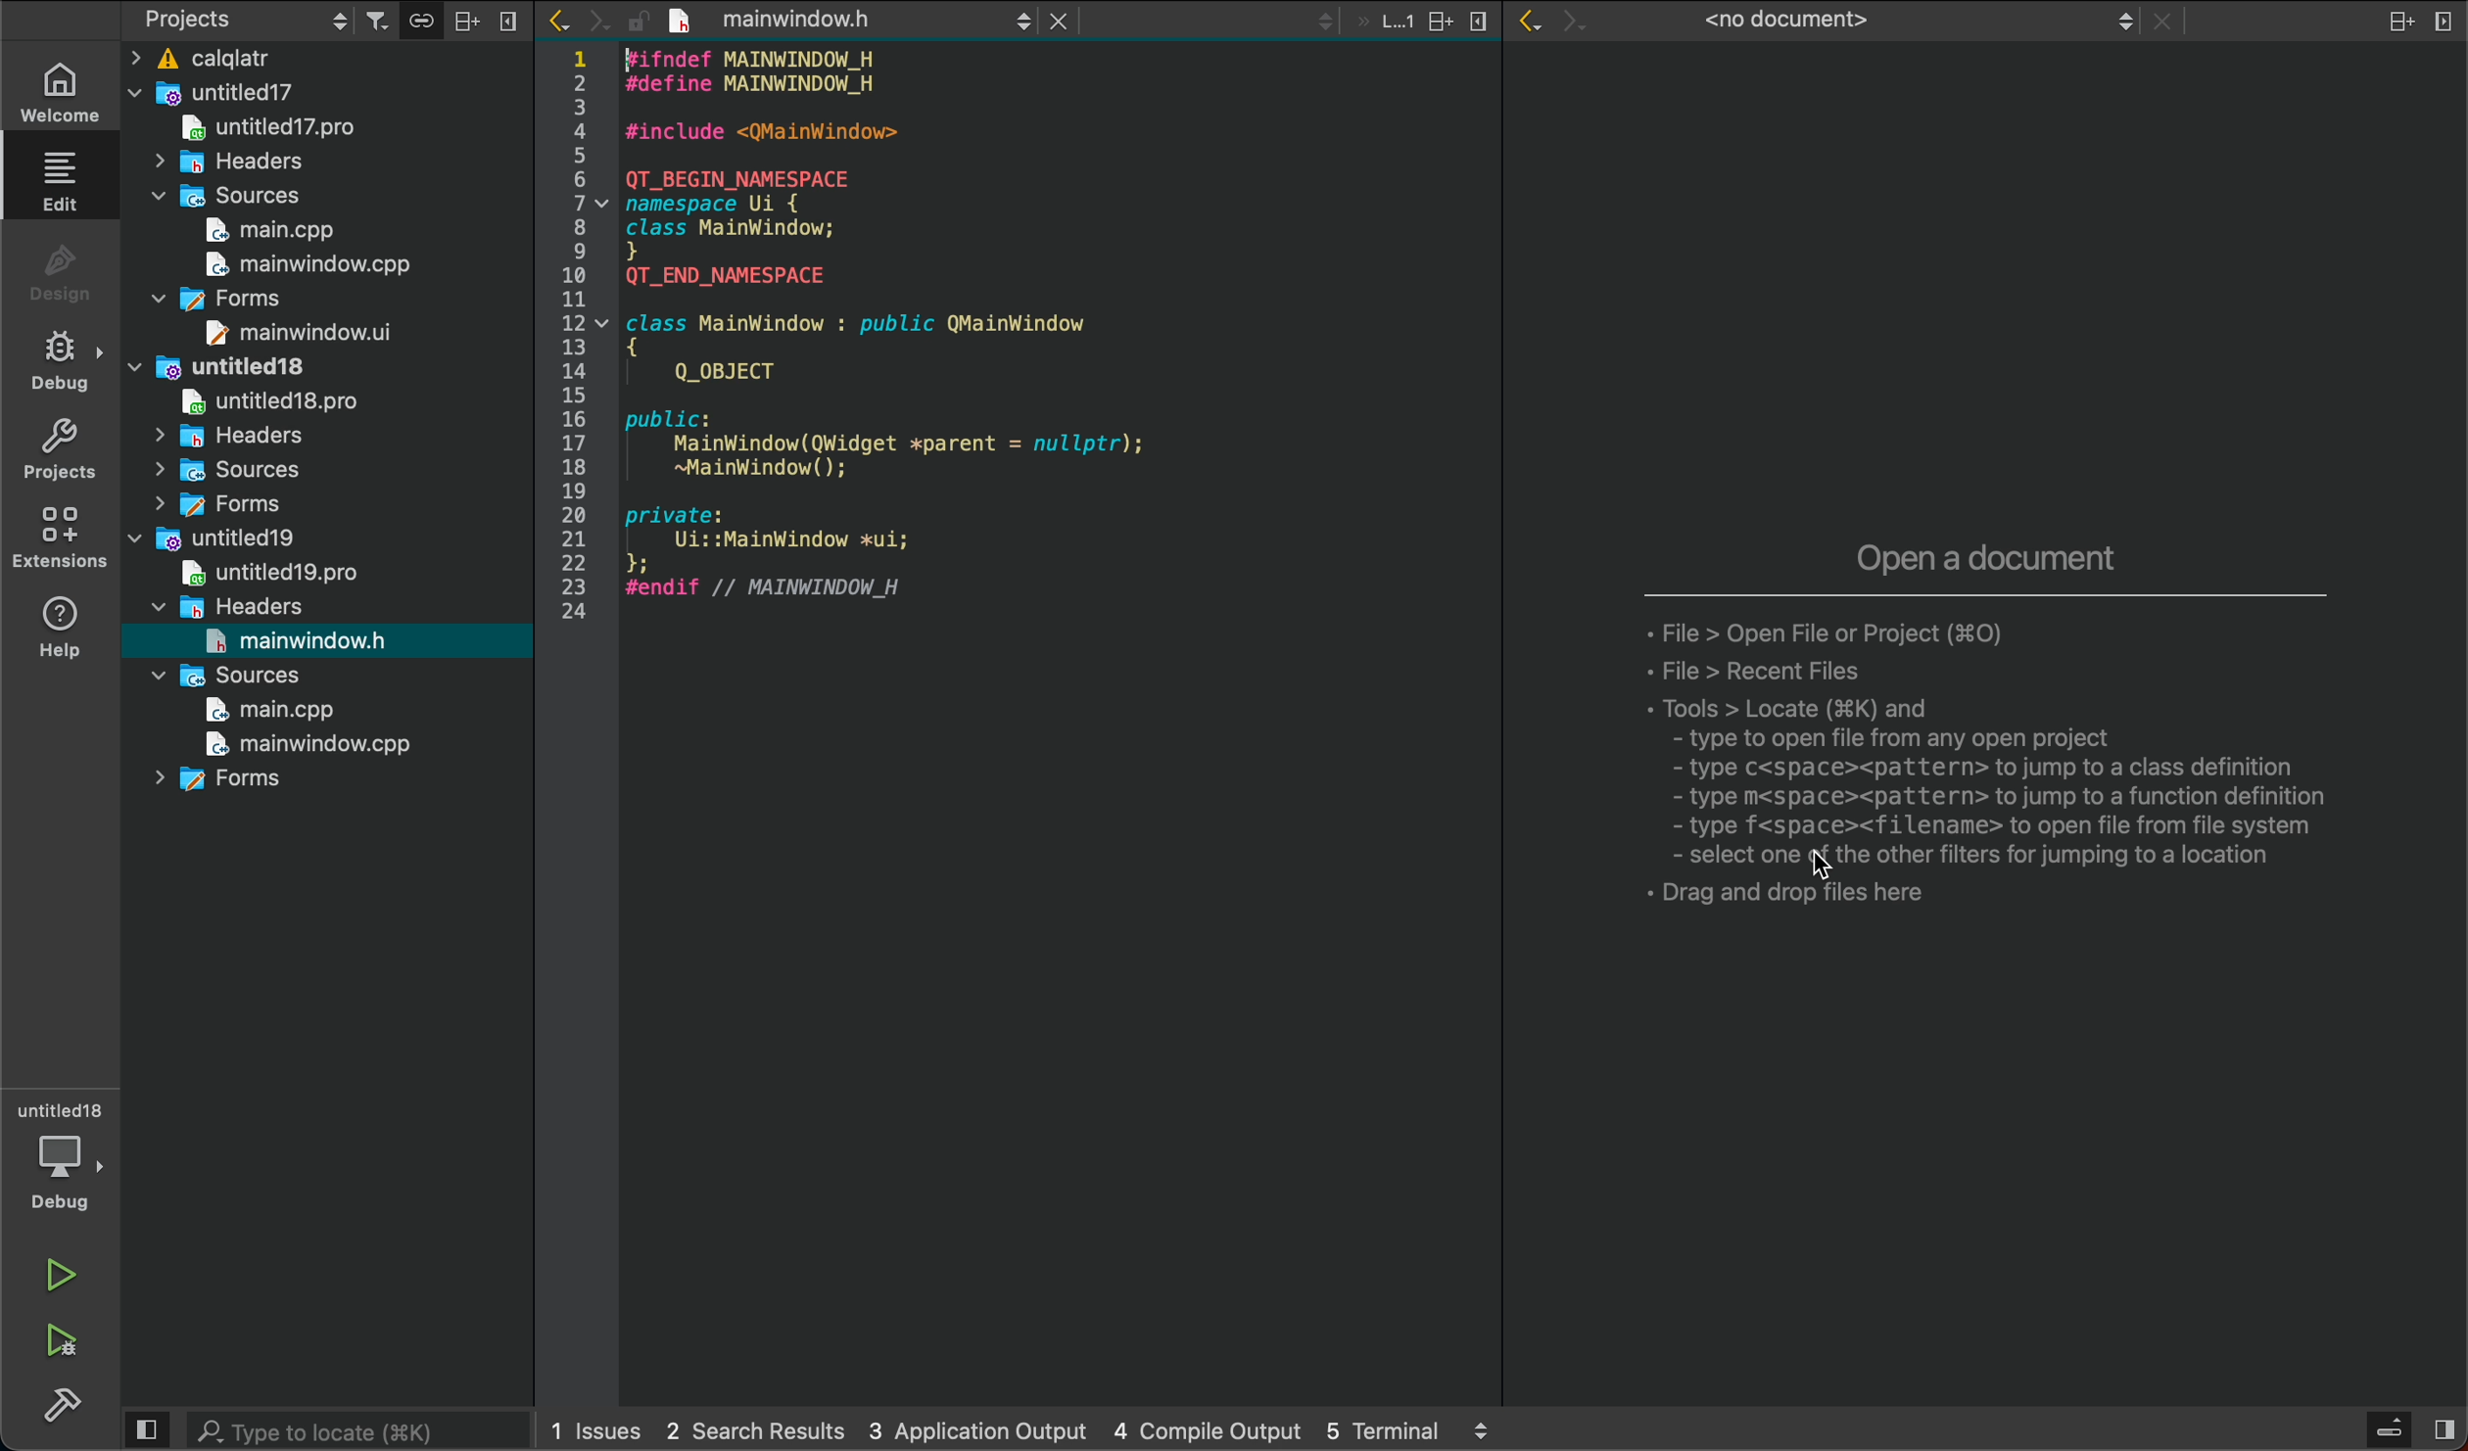 This screenshot has width=2468, height=1451. What do you see at coordinates (224, 782) in the screenshot?
I see `forms` at bounding box center [224, 782].